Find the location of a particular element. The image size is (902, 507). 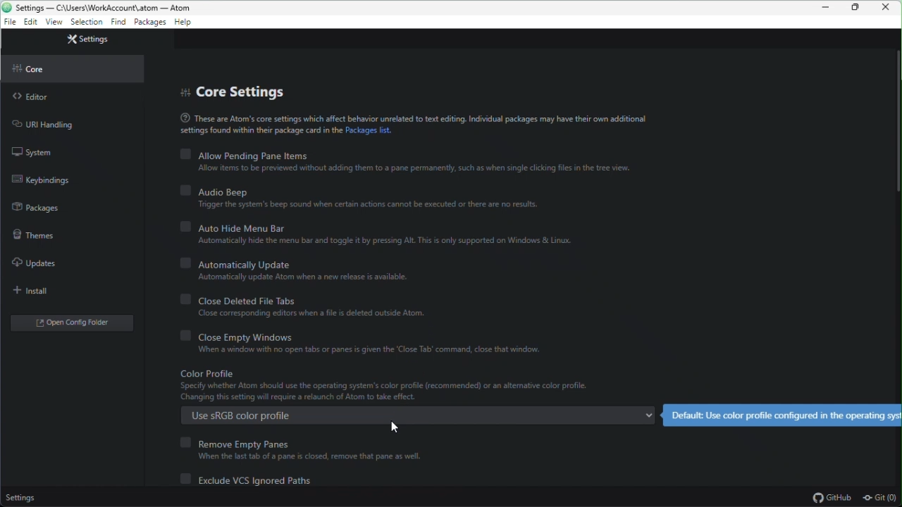

view is located at coordinates (54, 23).